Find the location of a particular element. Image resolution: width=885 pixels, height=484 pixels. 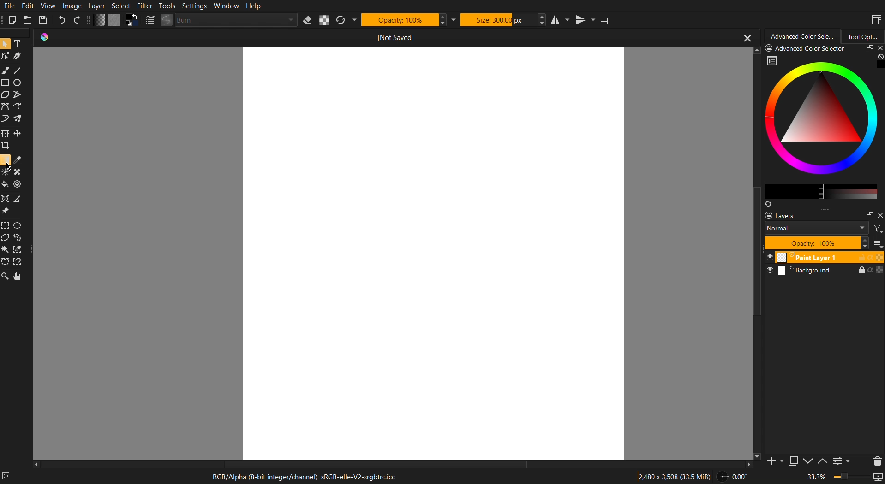

Redo is located at coordinates (78, 21).